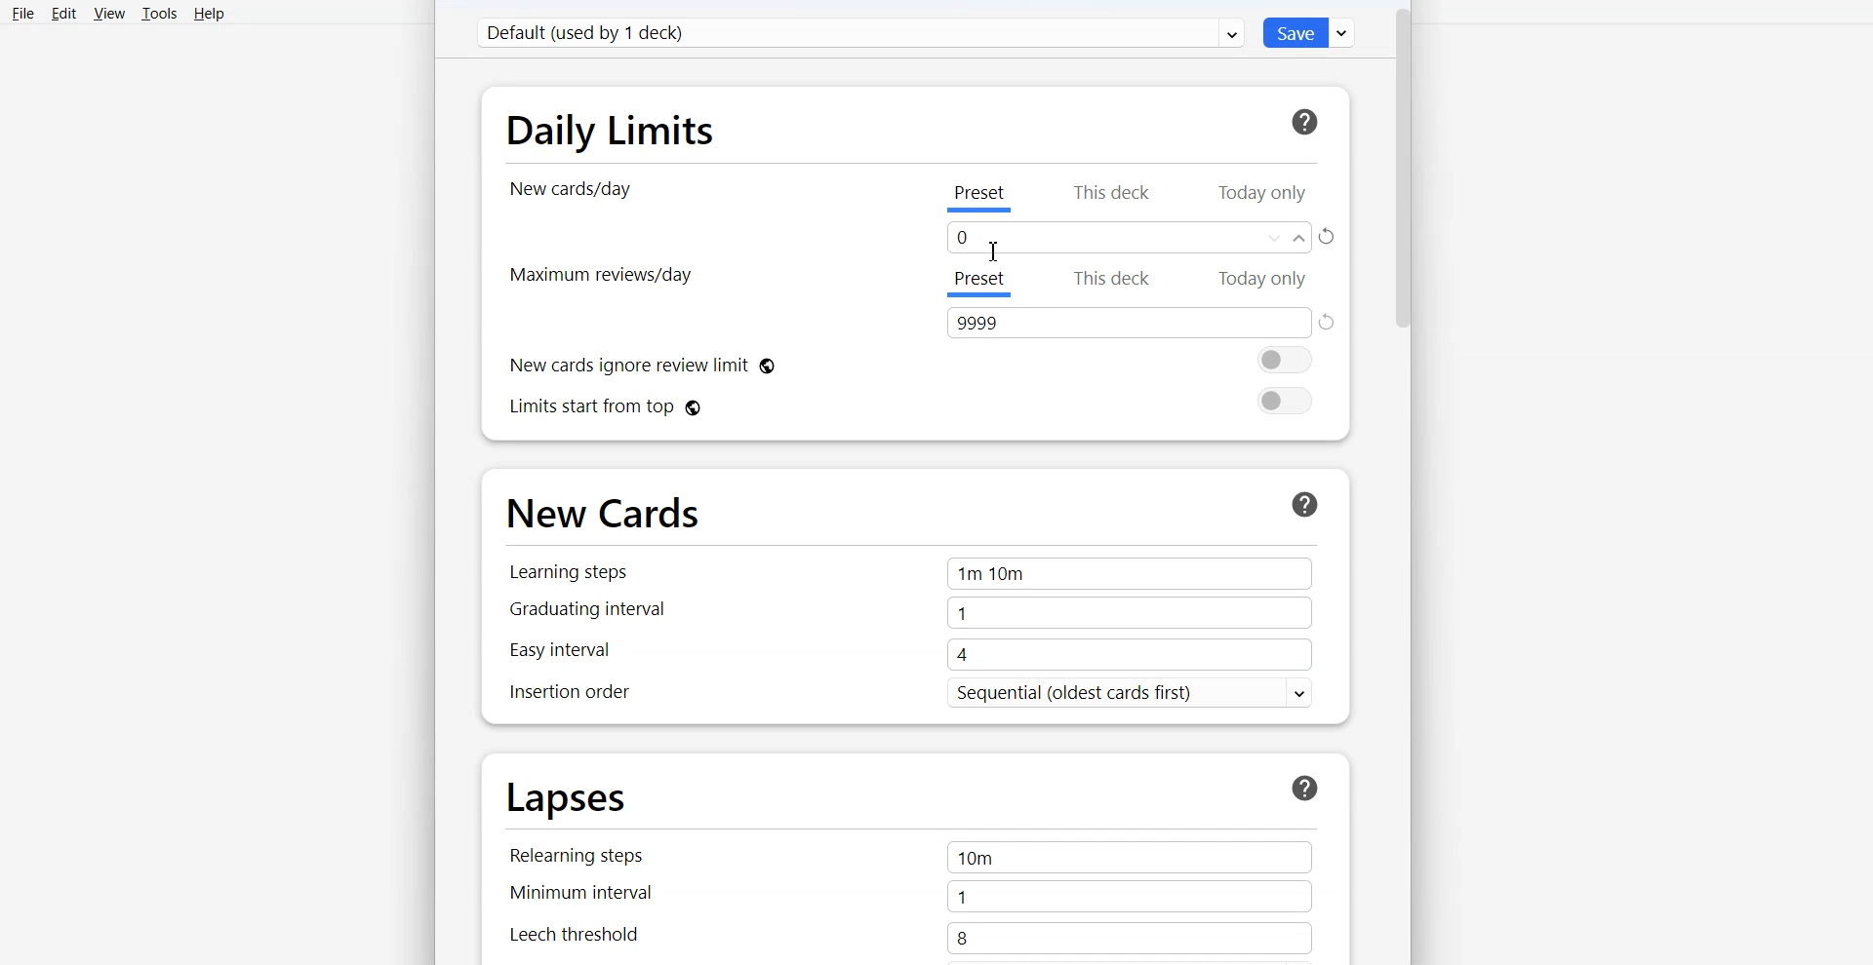 This screenshot has height=965, width=1873. I want to click on Inspection order, so click(595, 697).